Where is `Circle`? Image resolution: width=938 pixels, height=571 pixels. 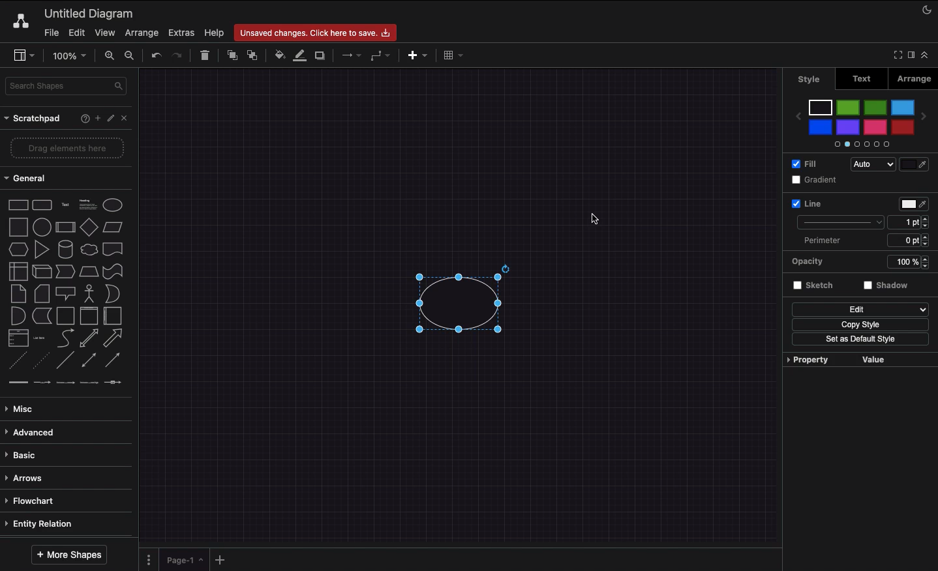
Circle is located at coordinates (462, 304).